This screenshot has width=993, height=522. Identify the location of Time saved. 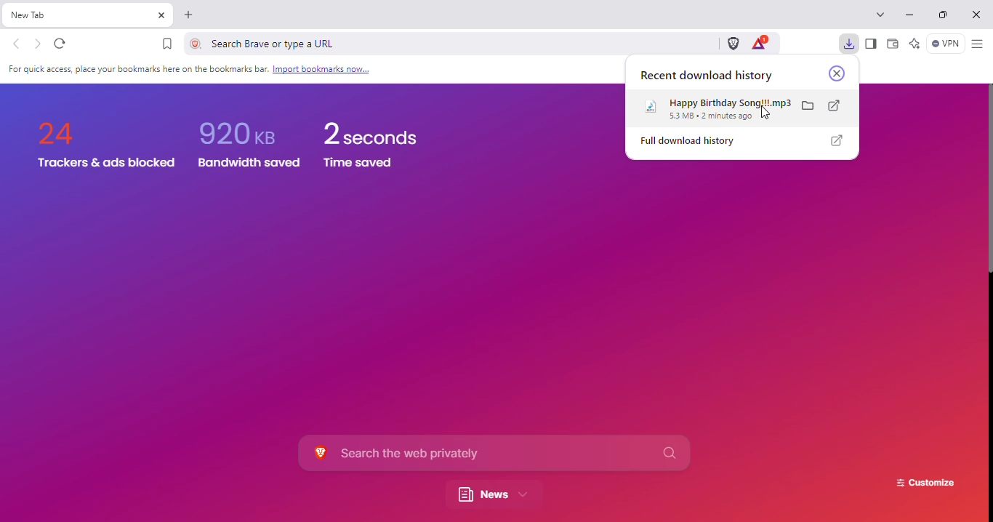
(360, 164).